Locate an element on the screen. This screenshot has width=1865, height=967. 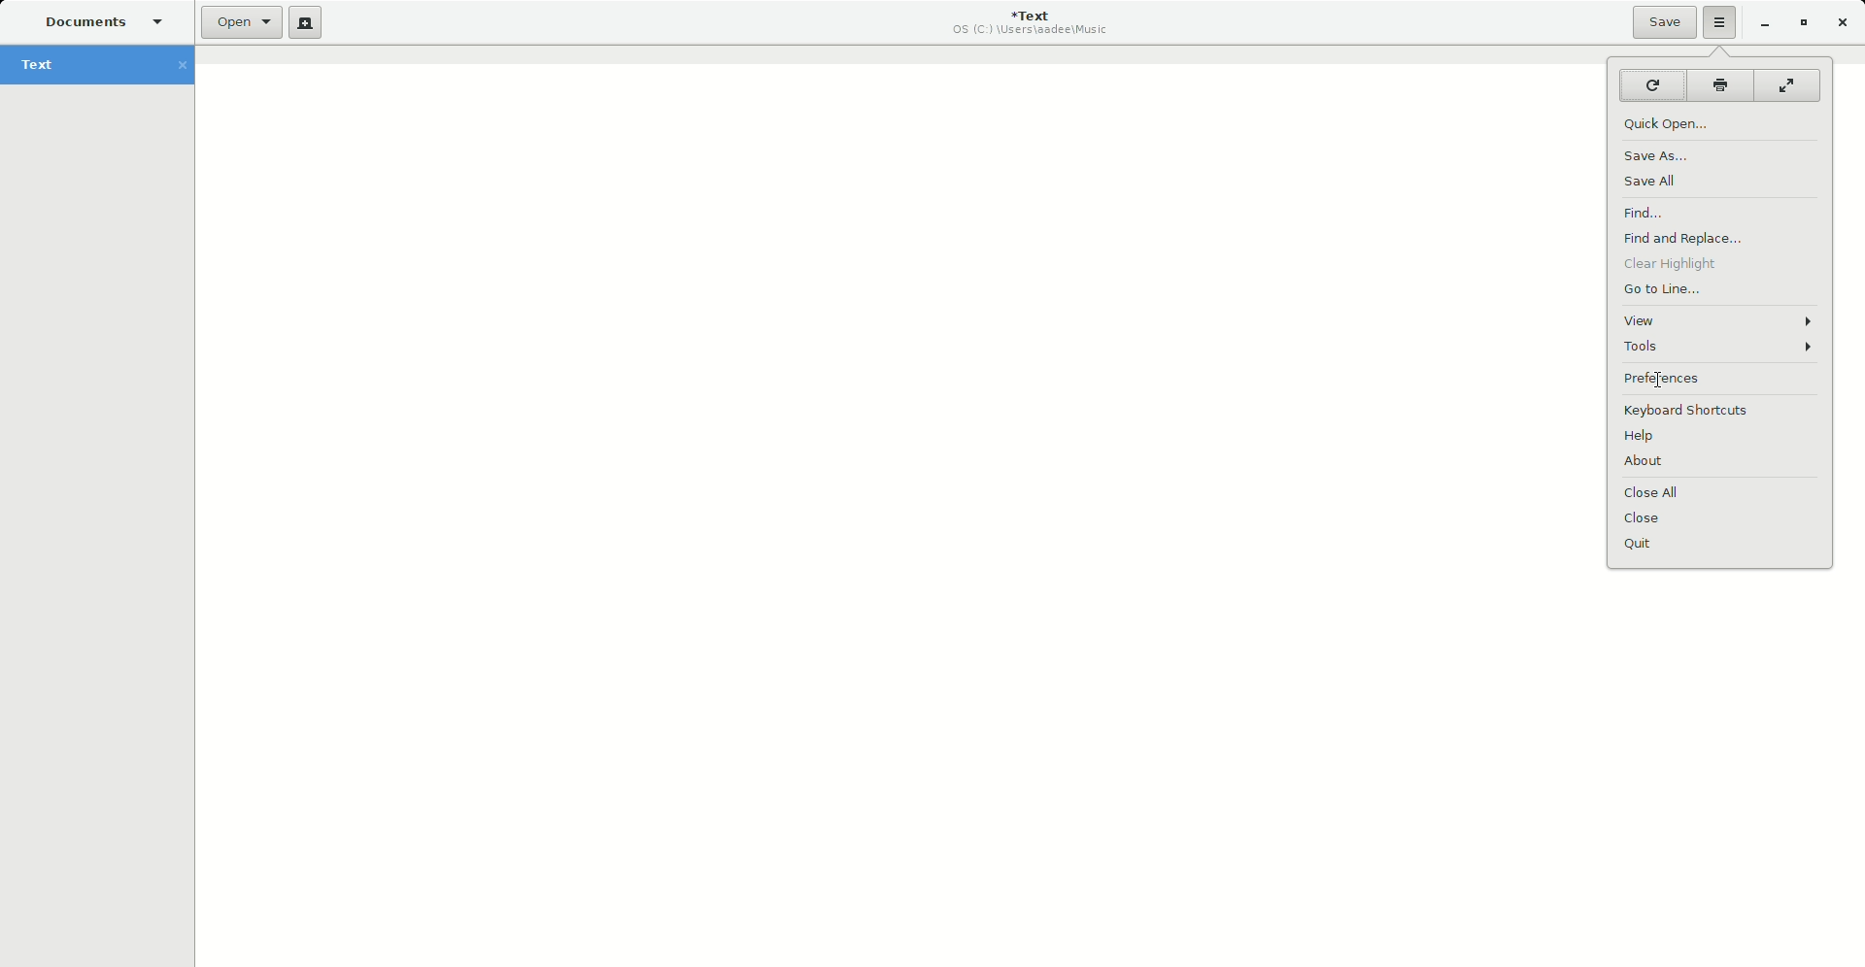
Text is located at coordinates (1034, 22).